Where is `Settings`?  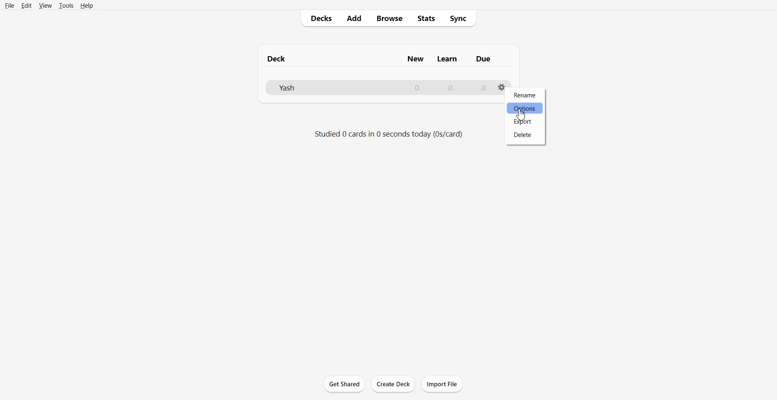
Settings is located at coordinates (501, 91).